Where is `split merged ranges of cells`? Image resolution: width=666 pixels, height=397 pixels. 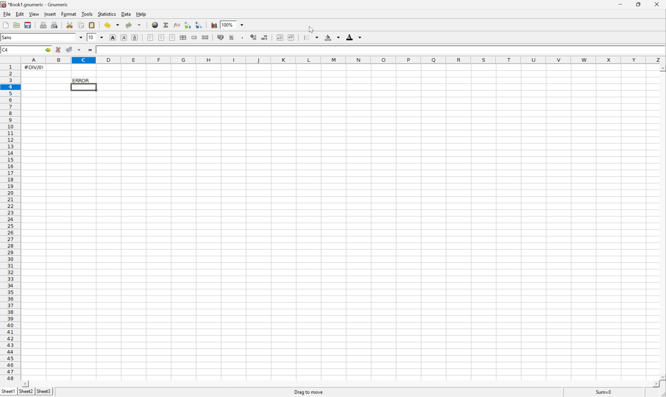 split merged ranges of cells is located at coordinates (206, 37).